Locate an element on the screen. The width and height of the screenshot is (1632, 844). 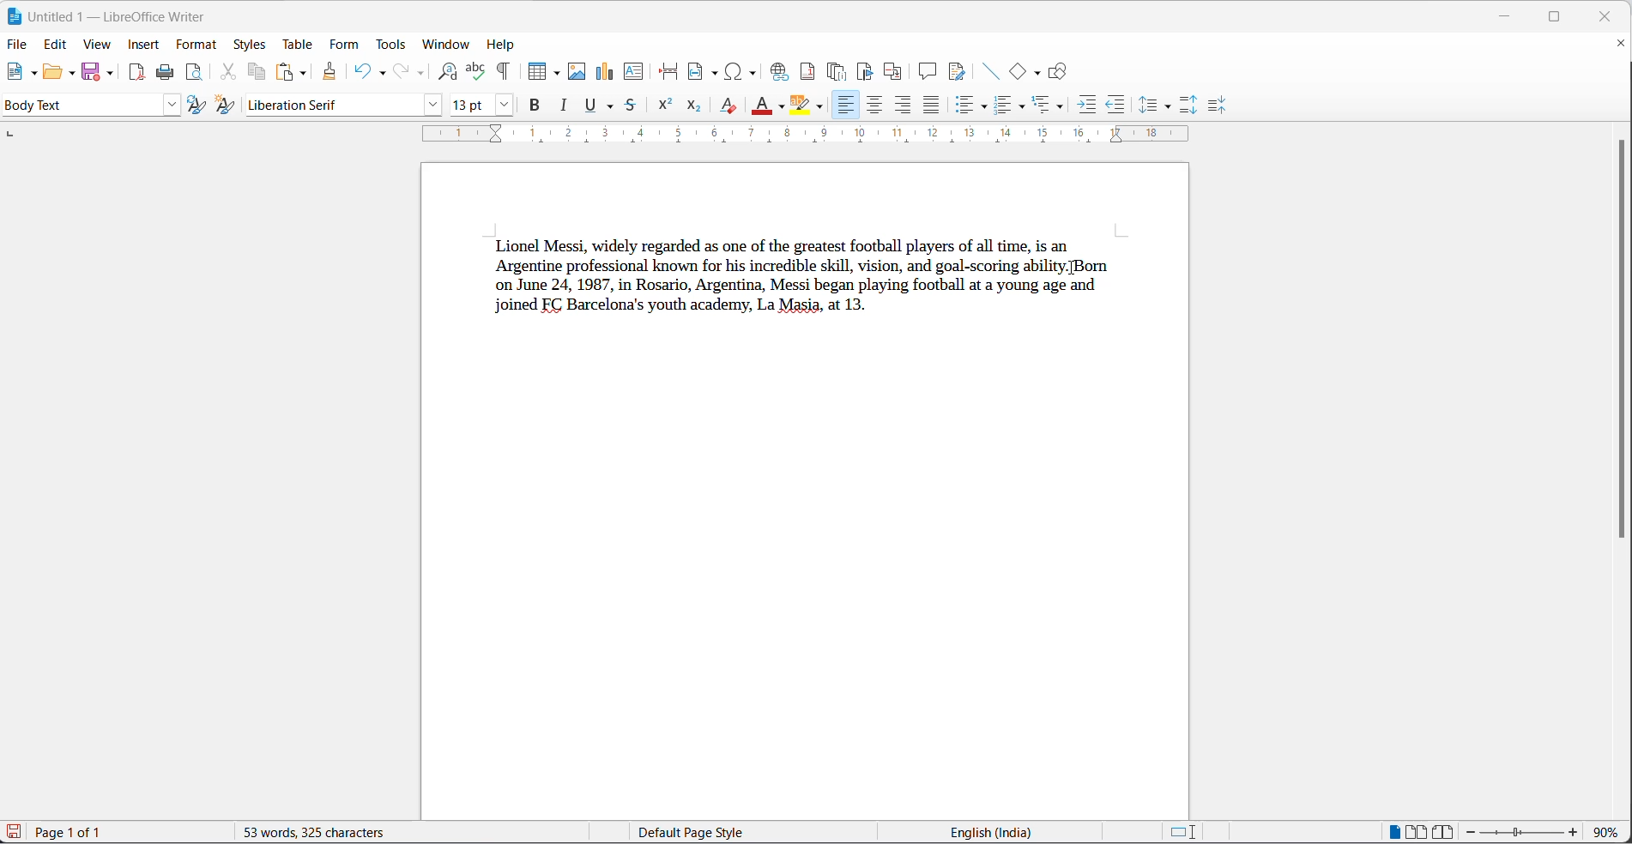
page break is located at coordinates (668, 72).